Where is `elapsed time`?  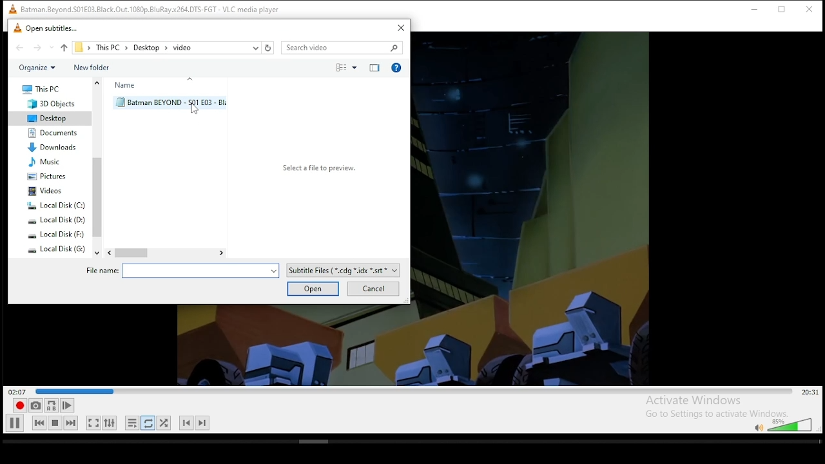
elapsed time is located at coordinates (17, 391).